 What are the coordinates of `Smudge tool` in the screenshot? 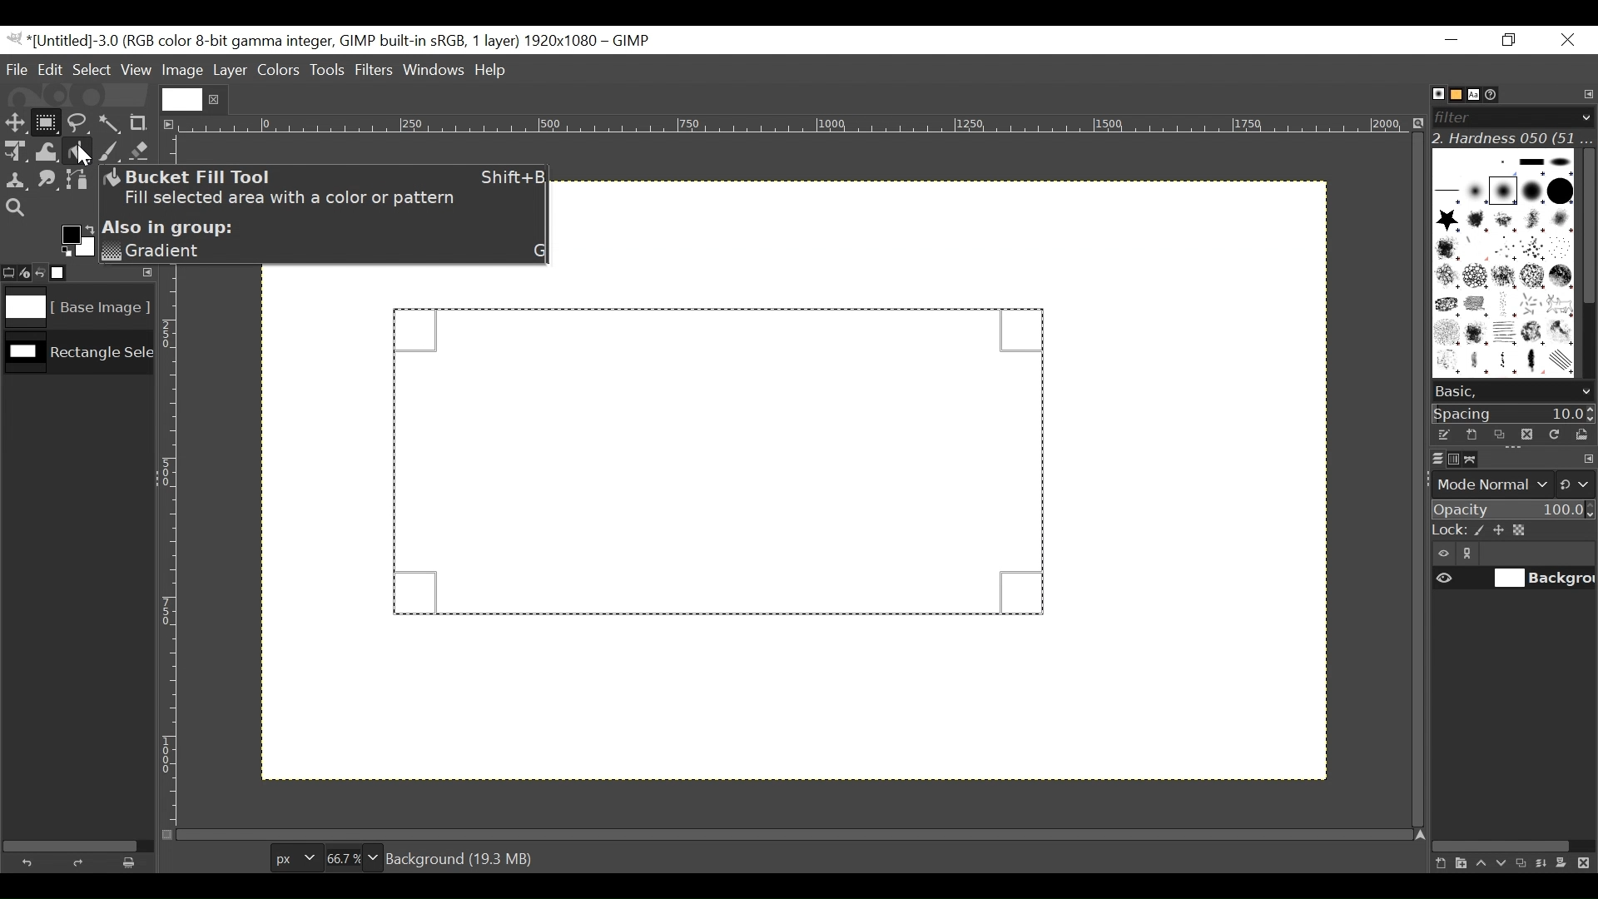 It's located at (49, 181).